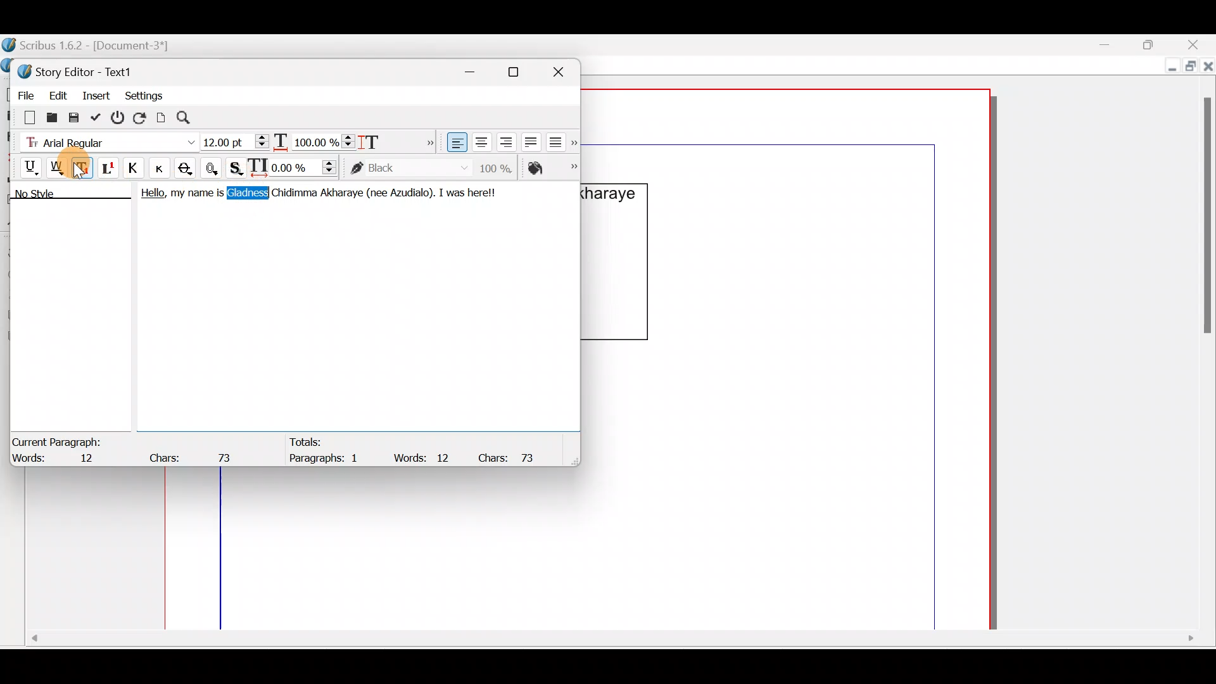 This screenshot has width=1216, height=684. Describe the element at coordinates (342, 193) in the screenshot. I see `Akharaye` at that location.